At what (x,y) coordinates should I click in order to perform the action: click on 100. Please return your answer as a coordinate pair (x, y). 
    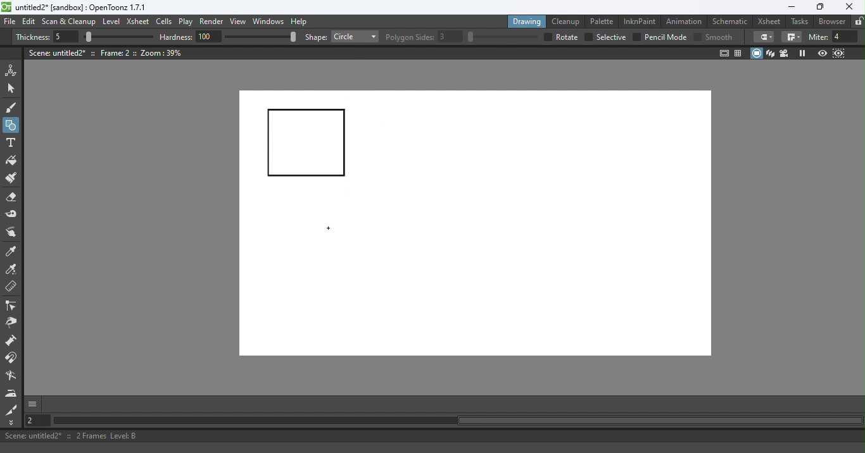
    Looking at the image, I should click on (209, 36).